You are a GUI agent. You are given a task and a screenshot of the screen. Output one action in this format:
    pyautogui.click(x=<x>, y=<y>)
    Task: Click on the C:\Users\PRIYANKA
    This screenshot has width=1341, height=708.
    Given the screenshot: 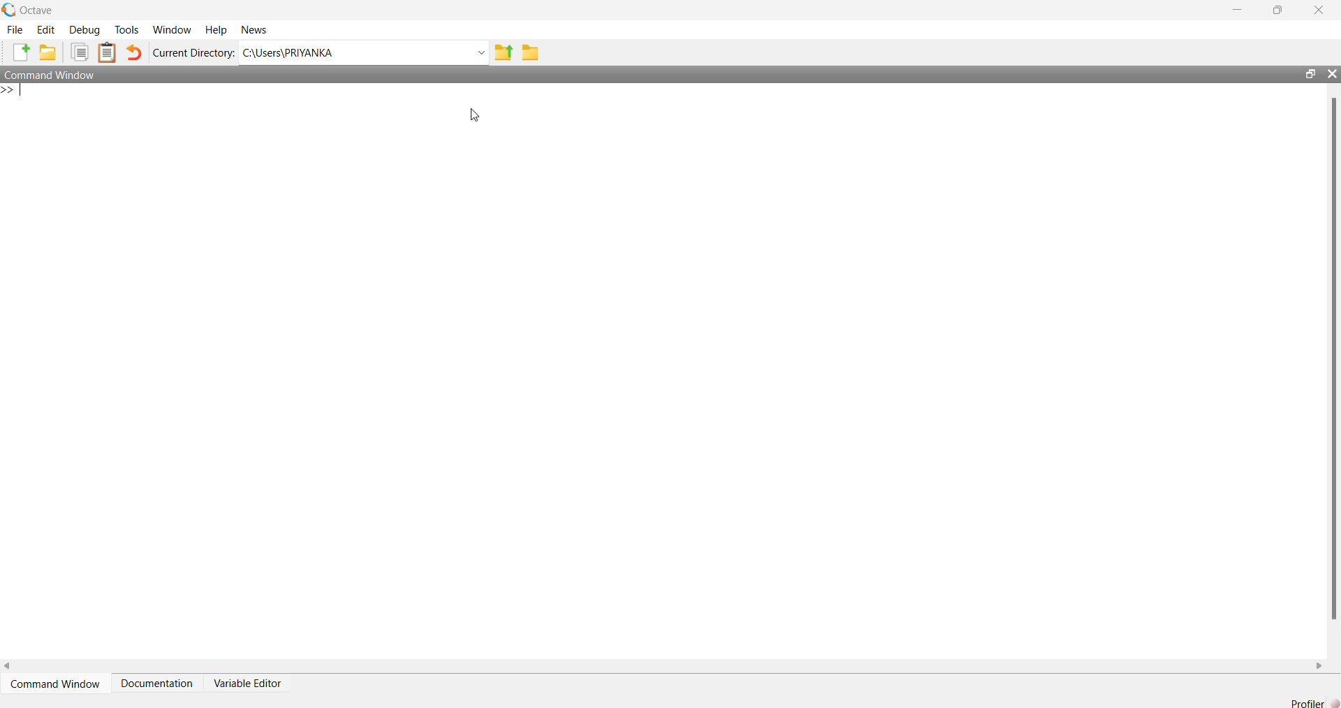 What is the action you would take?
    pyautogui.click(x=305, y=52)
    